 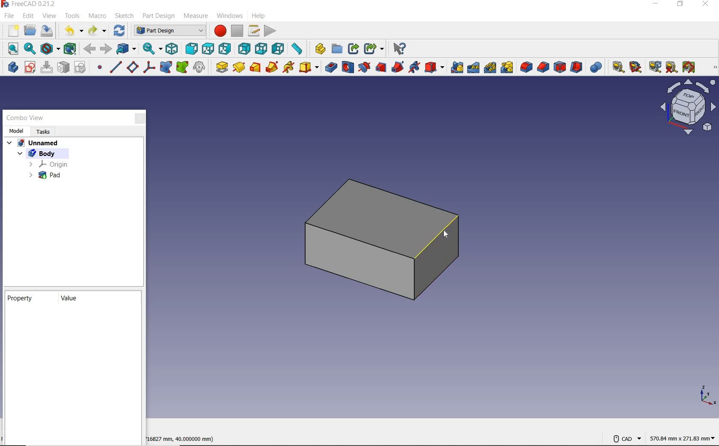 What do you see at coordinates (596, 67) in the screenshot?
I see `Boolean operation` at bounding box center [596, 67].